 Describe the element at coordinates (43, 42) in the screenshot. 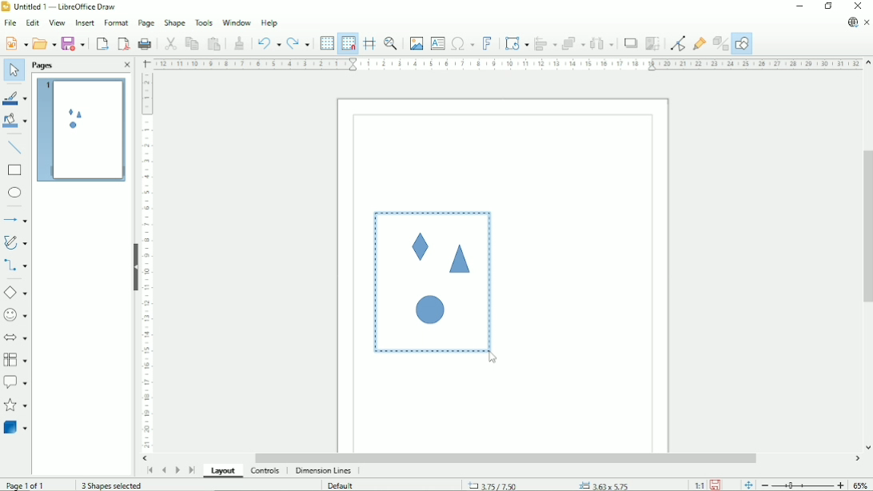

I see `Open` at that location.